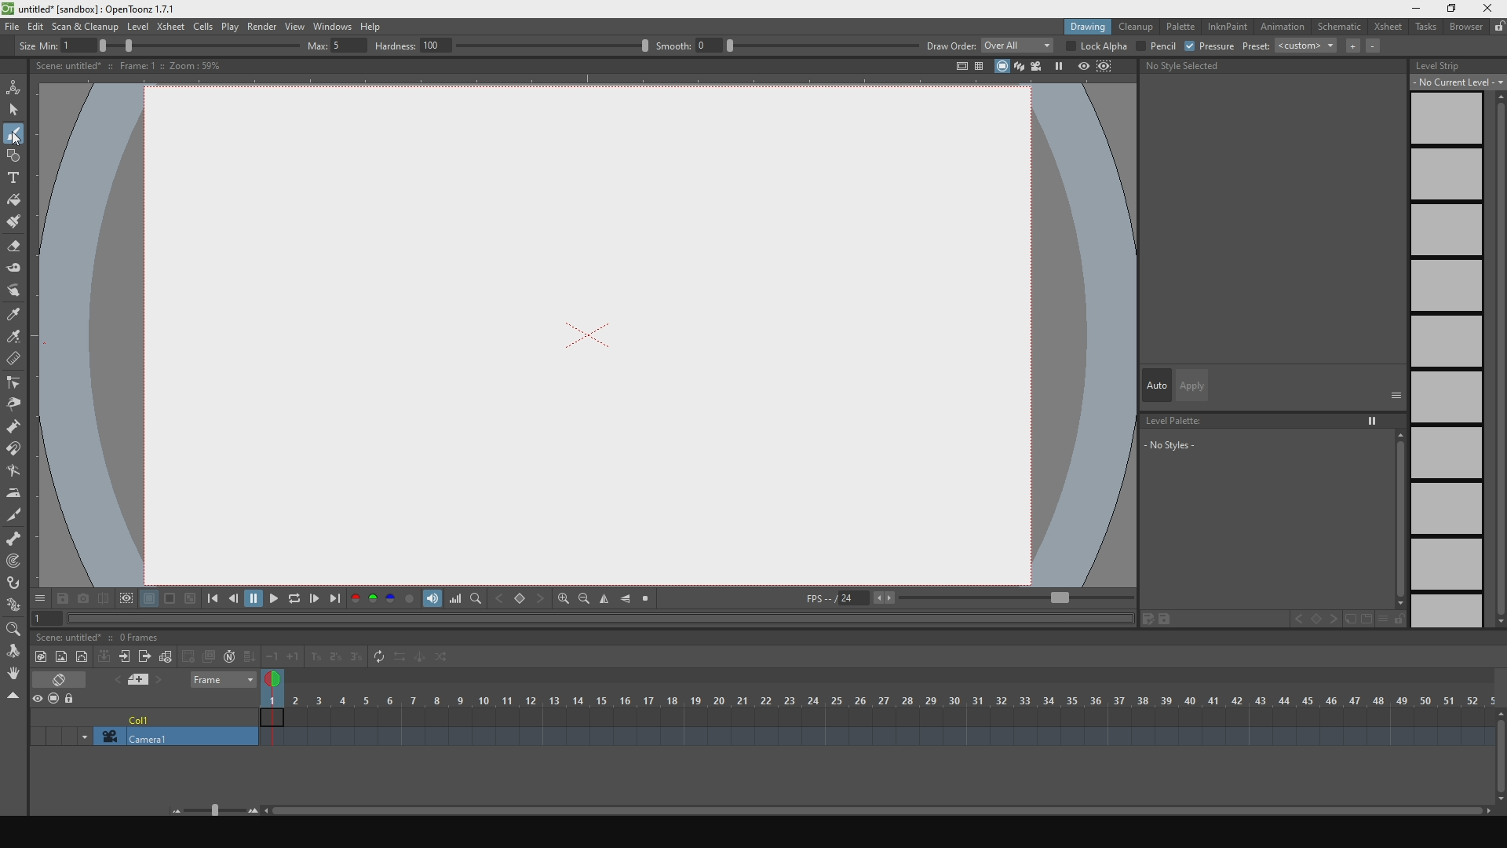 This screenshot has height=848, width=1507. What do you see at coordinates (1285, 27) in the screenshot?
I see `animation` at bounding box center [1285, 27].